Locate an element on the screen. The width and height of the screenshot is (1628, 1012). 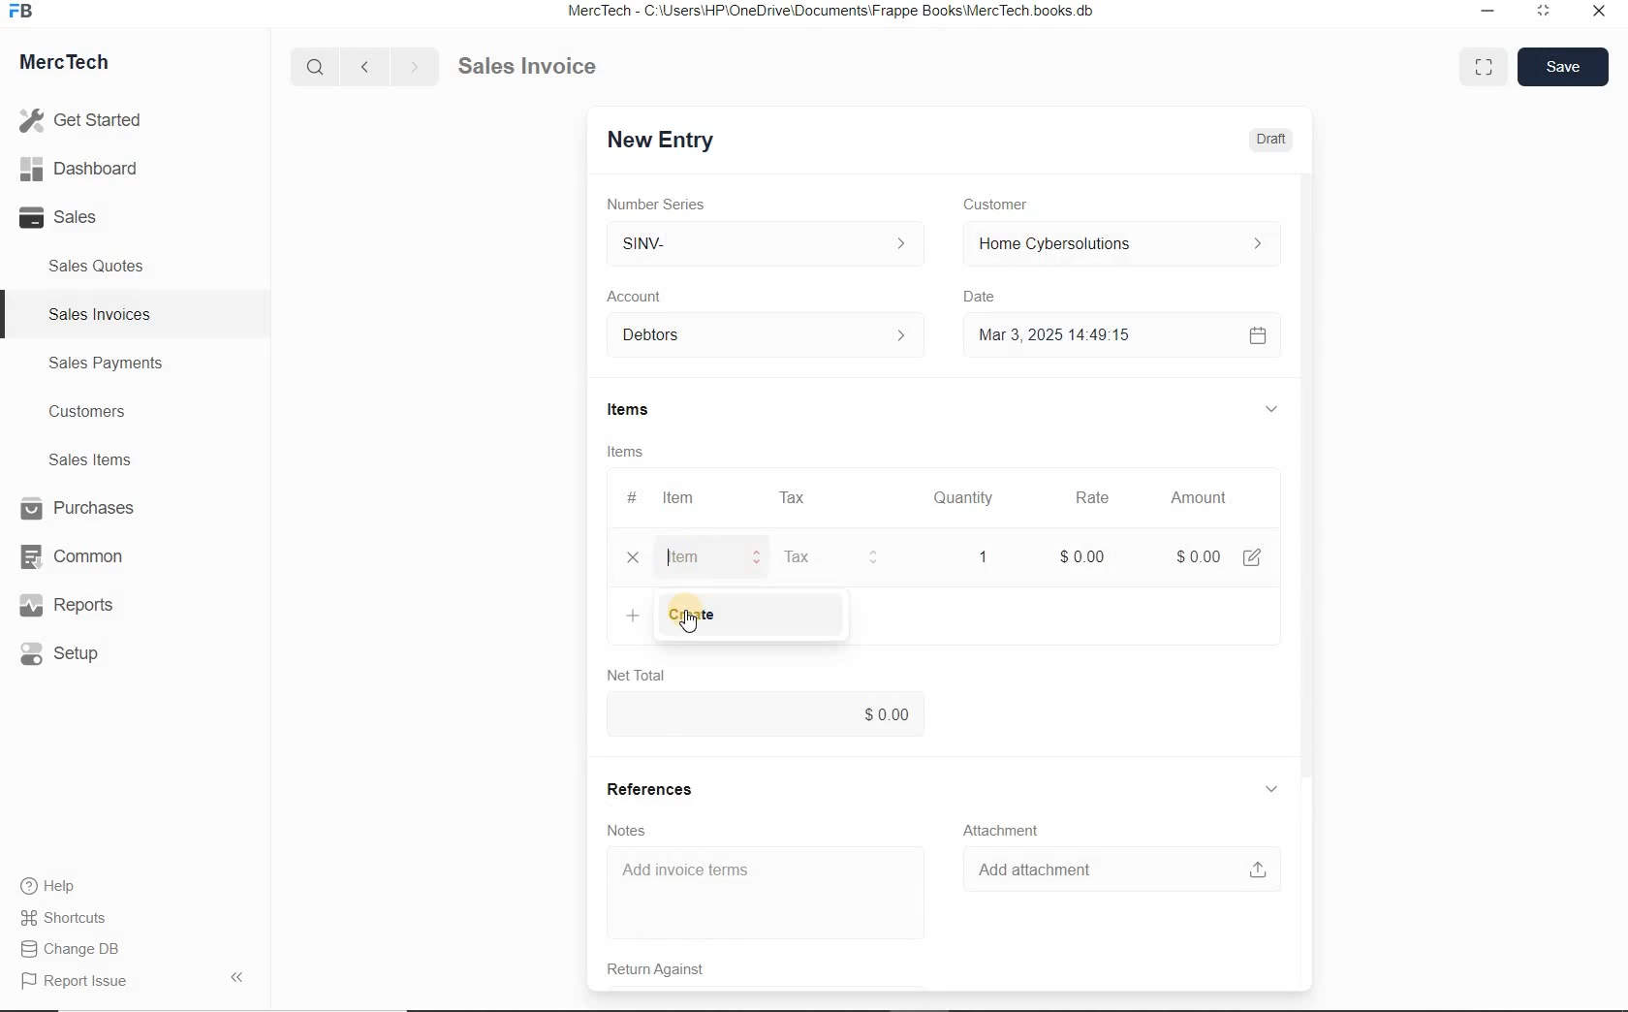
MercTech is located at coordinates (74, 66).